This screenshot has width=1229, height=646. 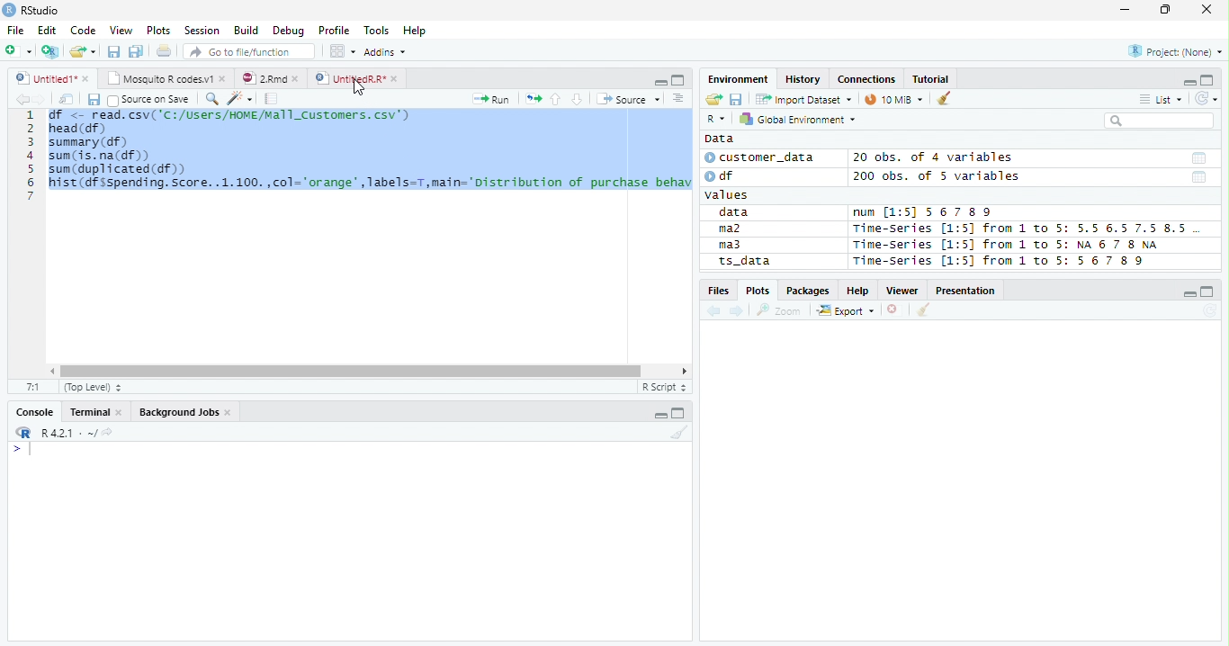 I want to click on Code, so click(x=85, y=31).